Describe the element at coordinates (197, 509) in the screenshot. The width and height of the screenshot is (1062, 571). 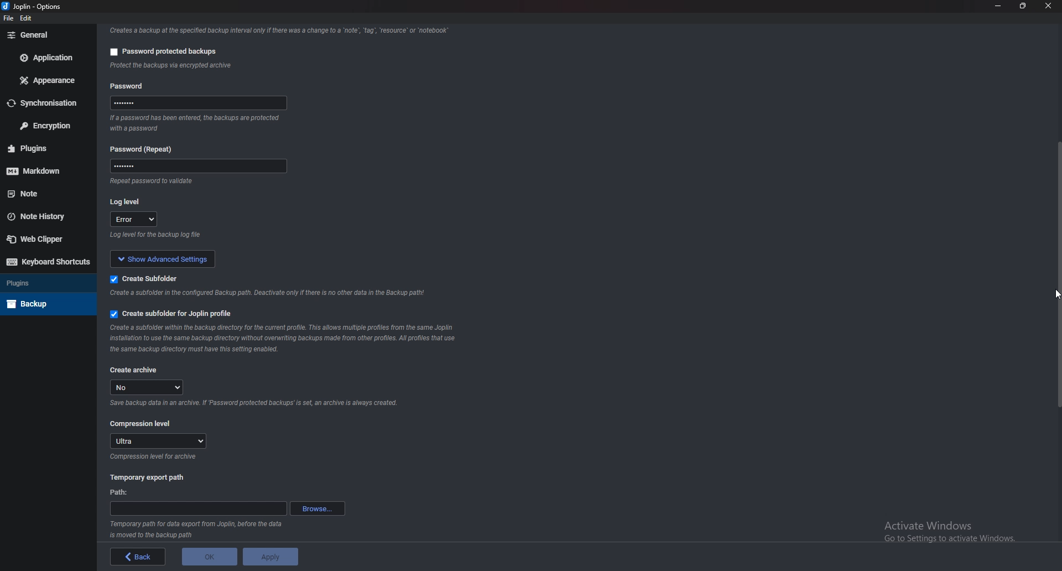
I see `path` at that location.